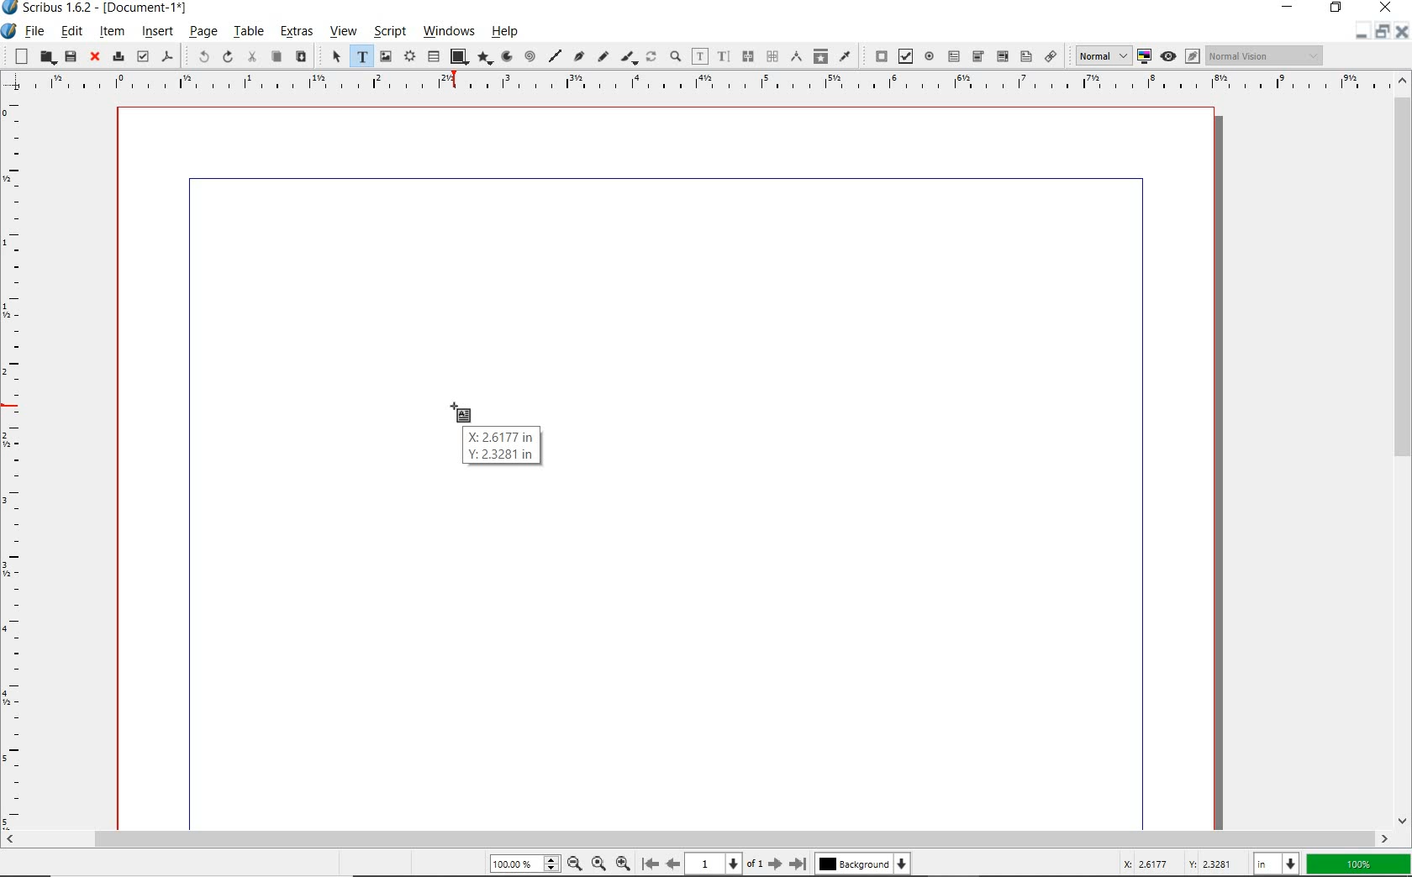 This screenshot has width=1412, height=877. Describe the element at coordinates (845, 55) in the screenshot. I see `eye dropper` at that location.